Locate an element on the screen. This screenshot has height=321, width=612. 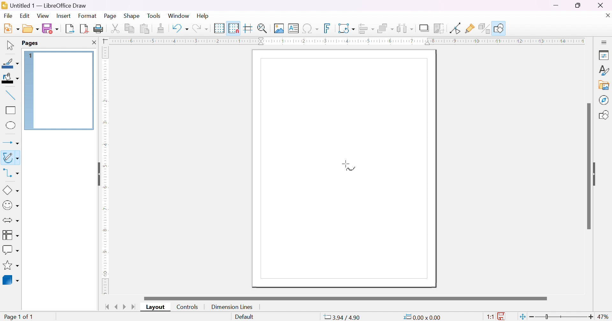
slide is located at coordinates (596, 174).